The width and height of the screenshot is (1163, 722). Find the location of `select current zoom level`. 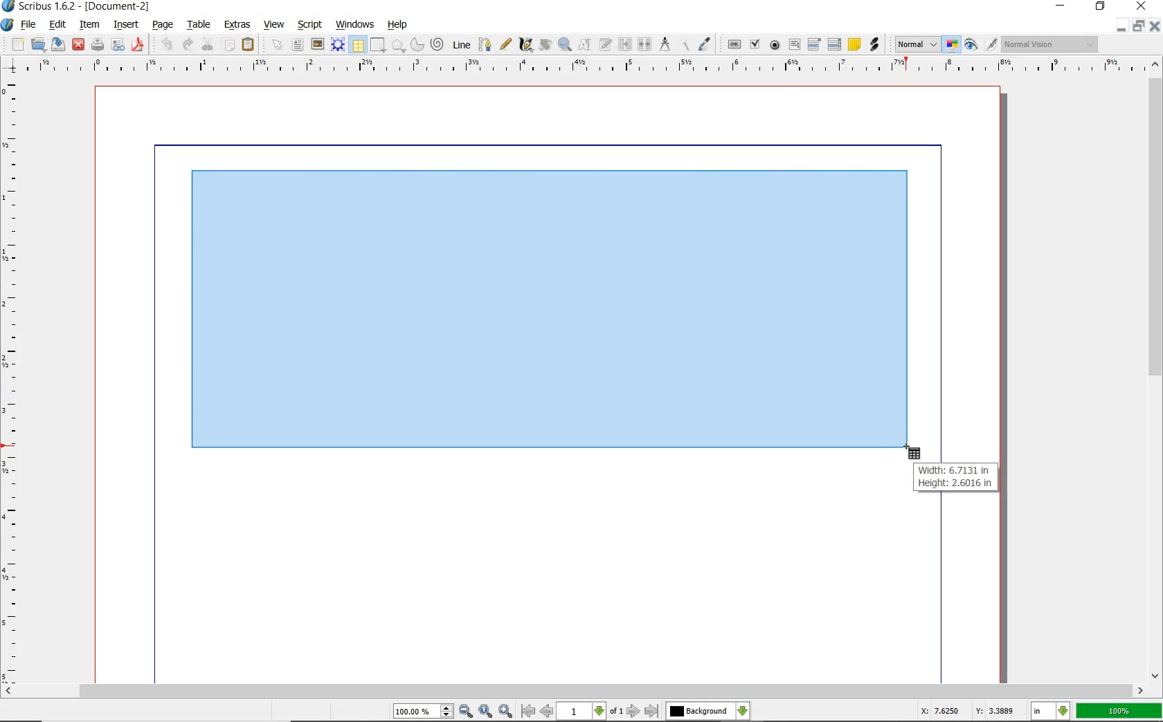

select current zoom level is located at coordinates (423, 712).